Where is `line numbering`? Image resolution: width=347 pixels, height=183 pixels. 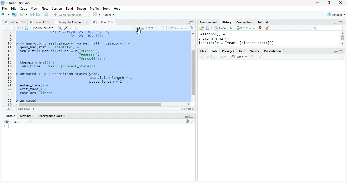
line numbering is located at coordinates (9, 69).